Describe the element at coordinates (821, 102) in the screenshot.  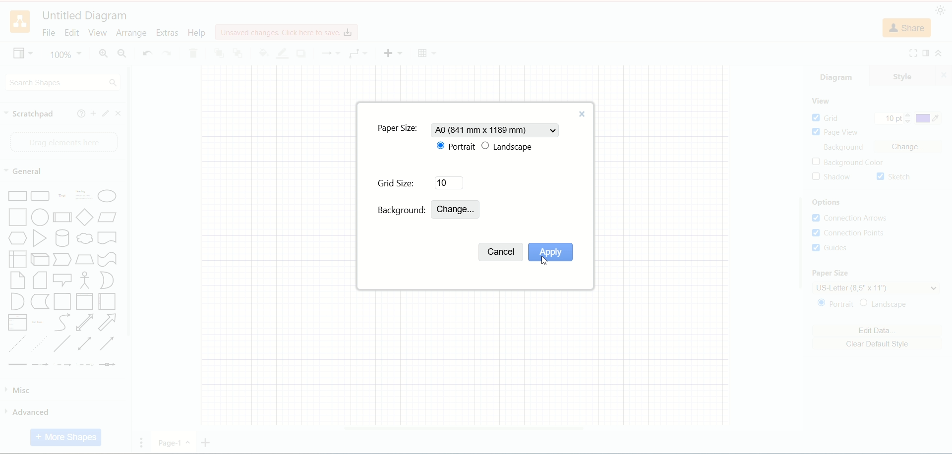
I see `view` at that location.